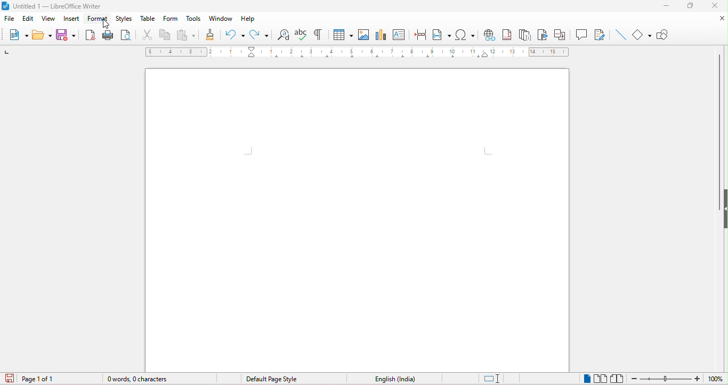 The width and height of the screenshot is (728, 385). What do you see at coordinates (603, 376) in the screenshot?
I see `multiple page view` at bounding box center [603, 376].